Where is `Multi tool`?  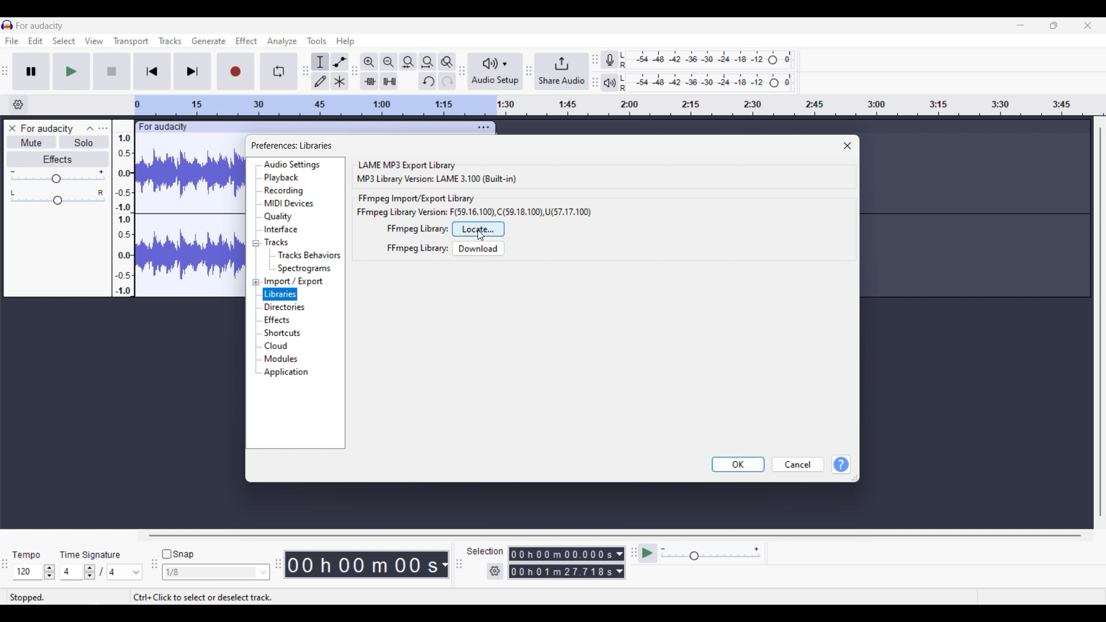 Multi tool is located at coordinates (340, 81).